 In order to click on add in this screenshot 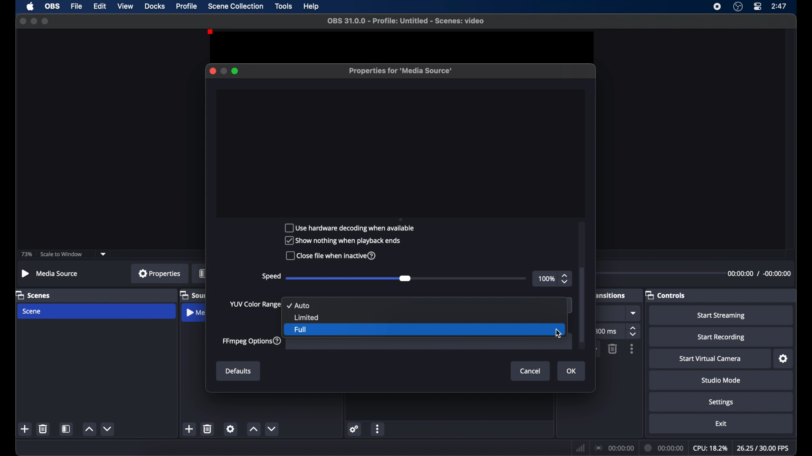, I will do `click(25, 429)`.